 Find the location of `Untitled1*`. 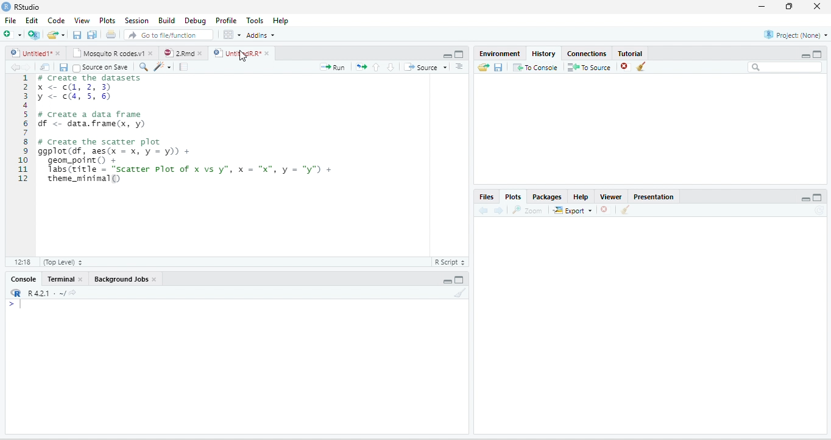

Untitled1* is located at coordinates (29, 53).